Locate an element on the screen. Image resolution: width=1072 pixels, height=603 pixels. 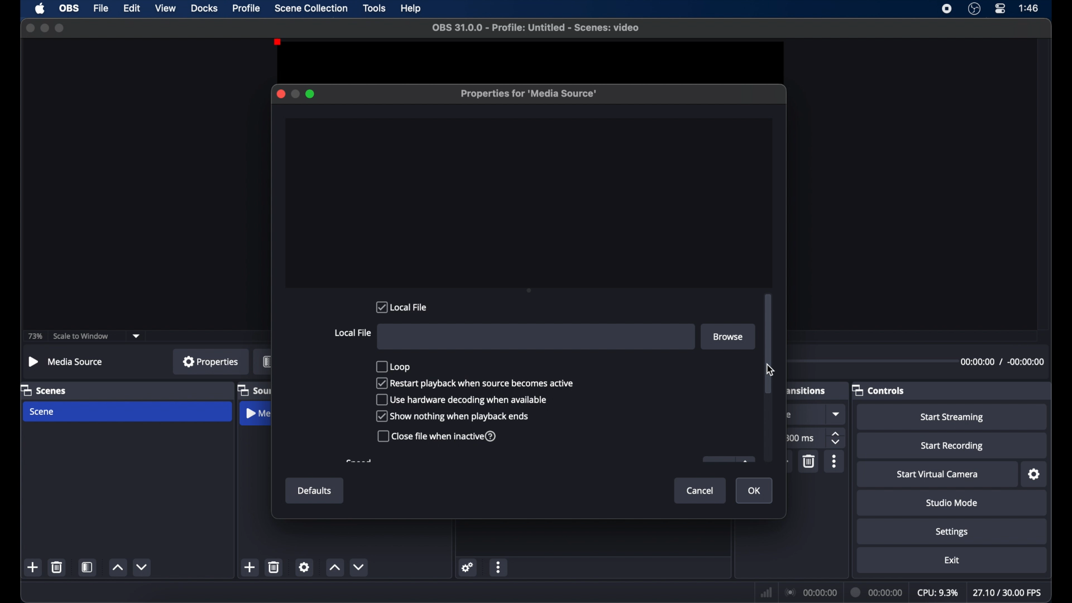
scene is located at coordinates (42, 412).